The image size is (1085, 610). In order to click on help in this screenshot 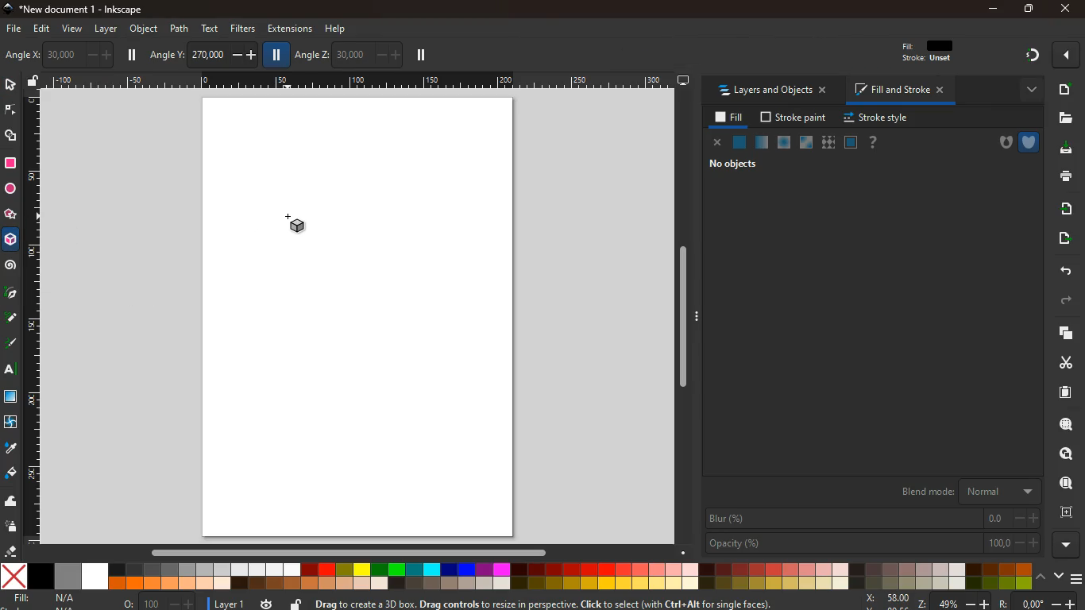, I will do `click(874, 142)`.